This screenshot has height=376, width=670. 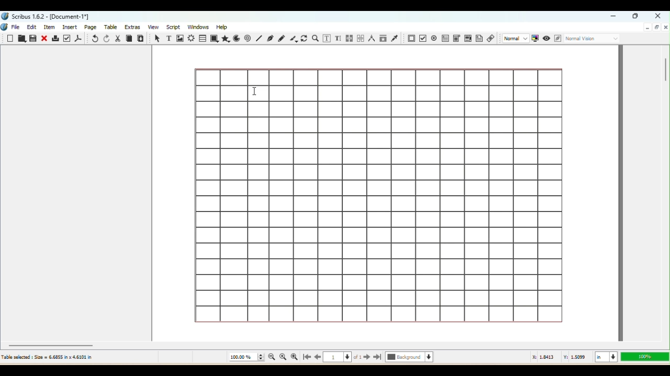 I want to click on Link annotation, so click(x=491, y=39).